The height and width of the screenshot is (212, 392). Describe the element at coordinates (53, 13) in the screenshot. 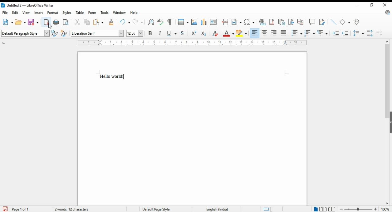

I see `format` at that location.